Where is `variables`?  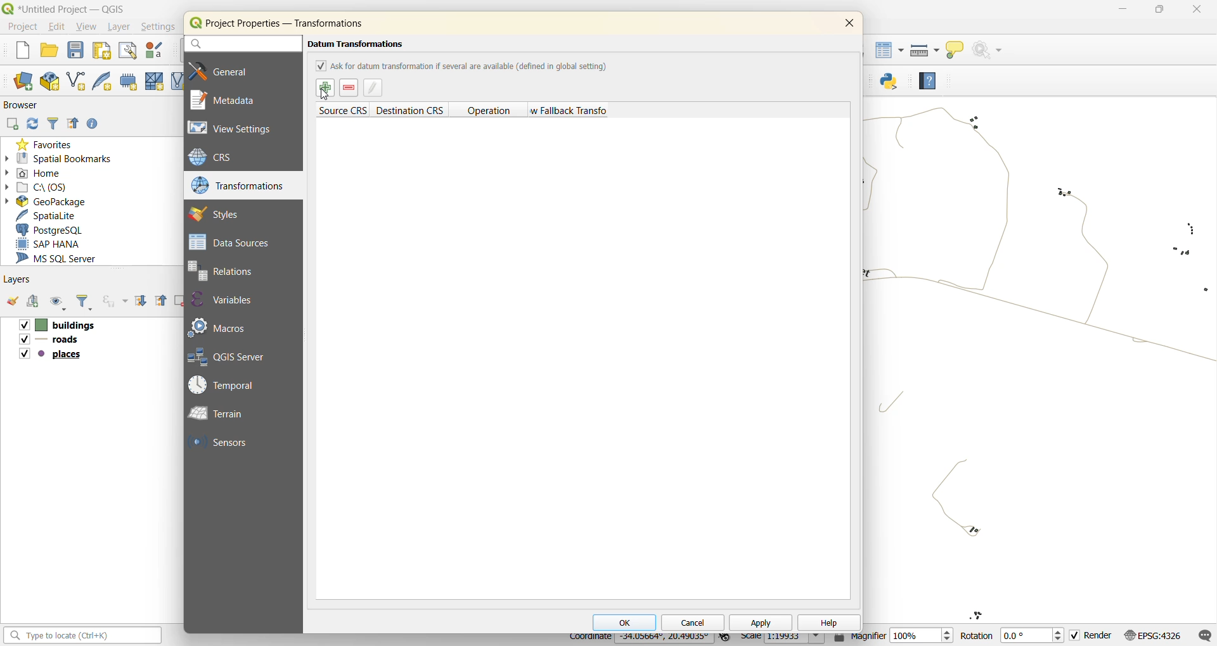 variables is located at coordinates (232, 300).